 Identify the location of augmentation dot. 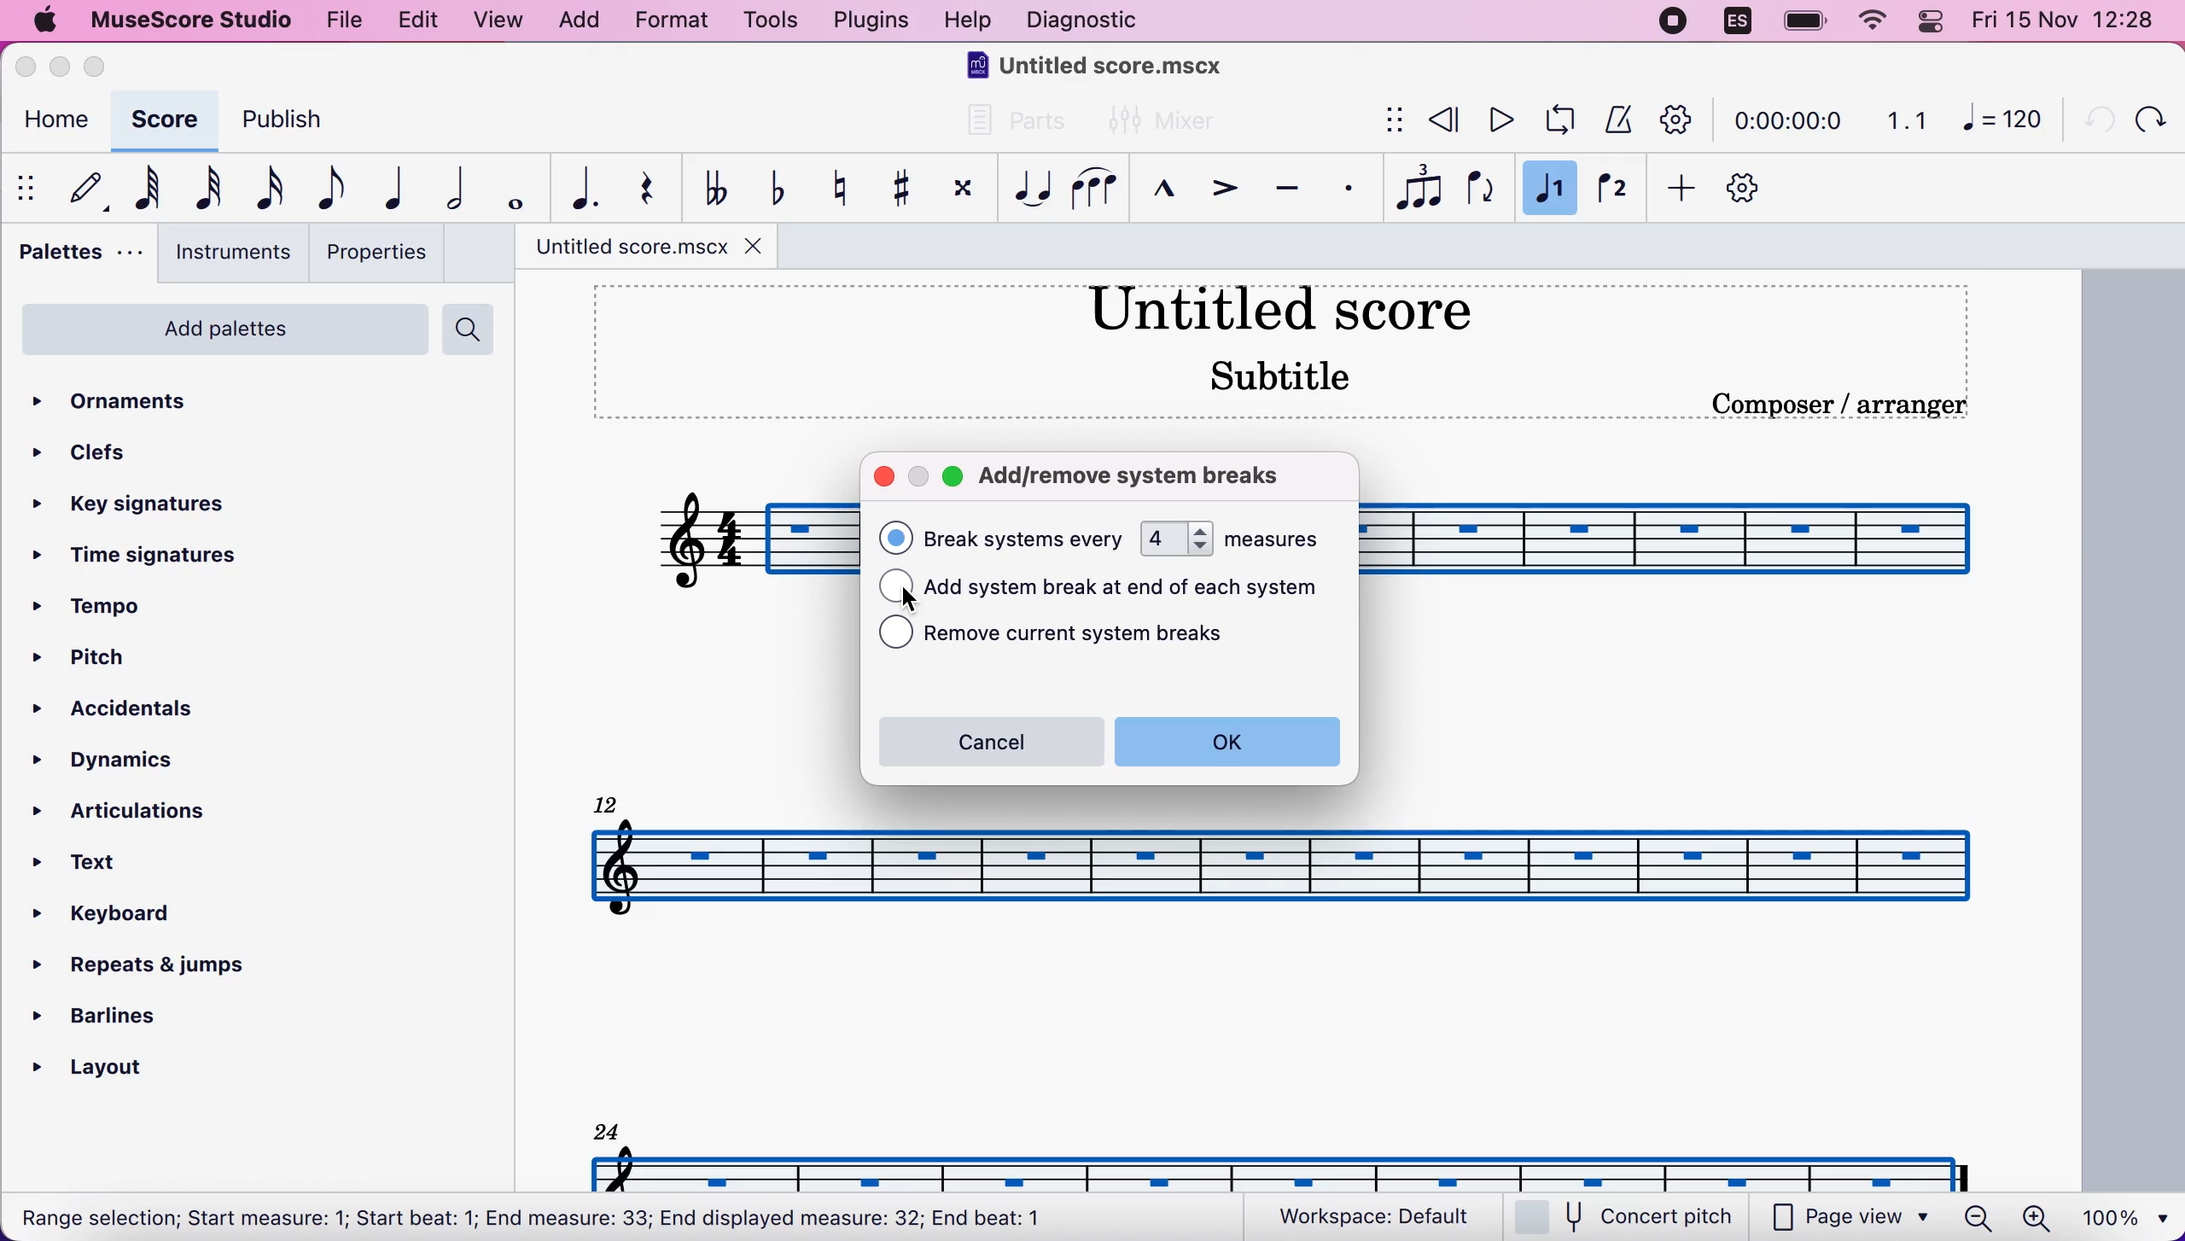
(575, 189).